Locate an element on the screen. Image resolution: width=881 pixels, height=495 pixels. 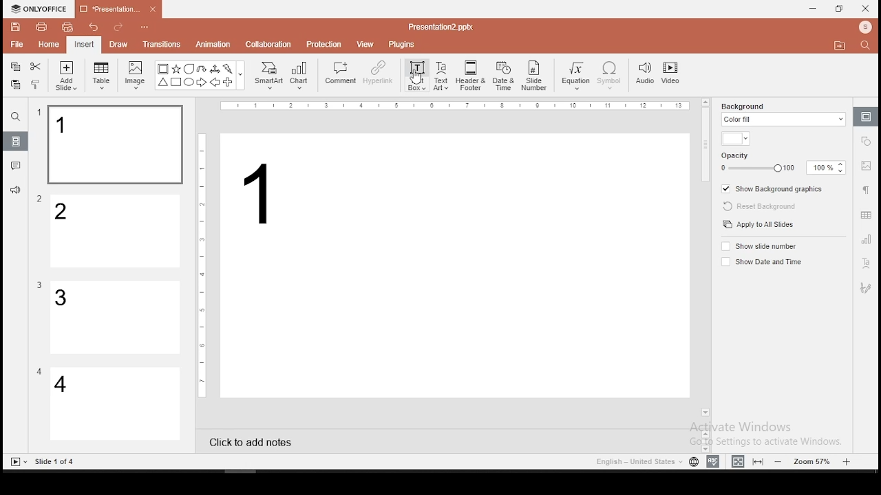
 is located at coordinates (458, 107).